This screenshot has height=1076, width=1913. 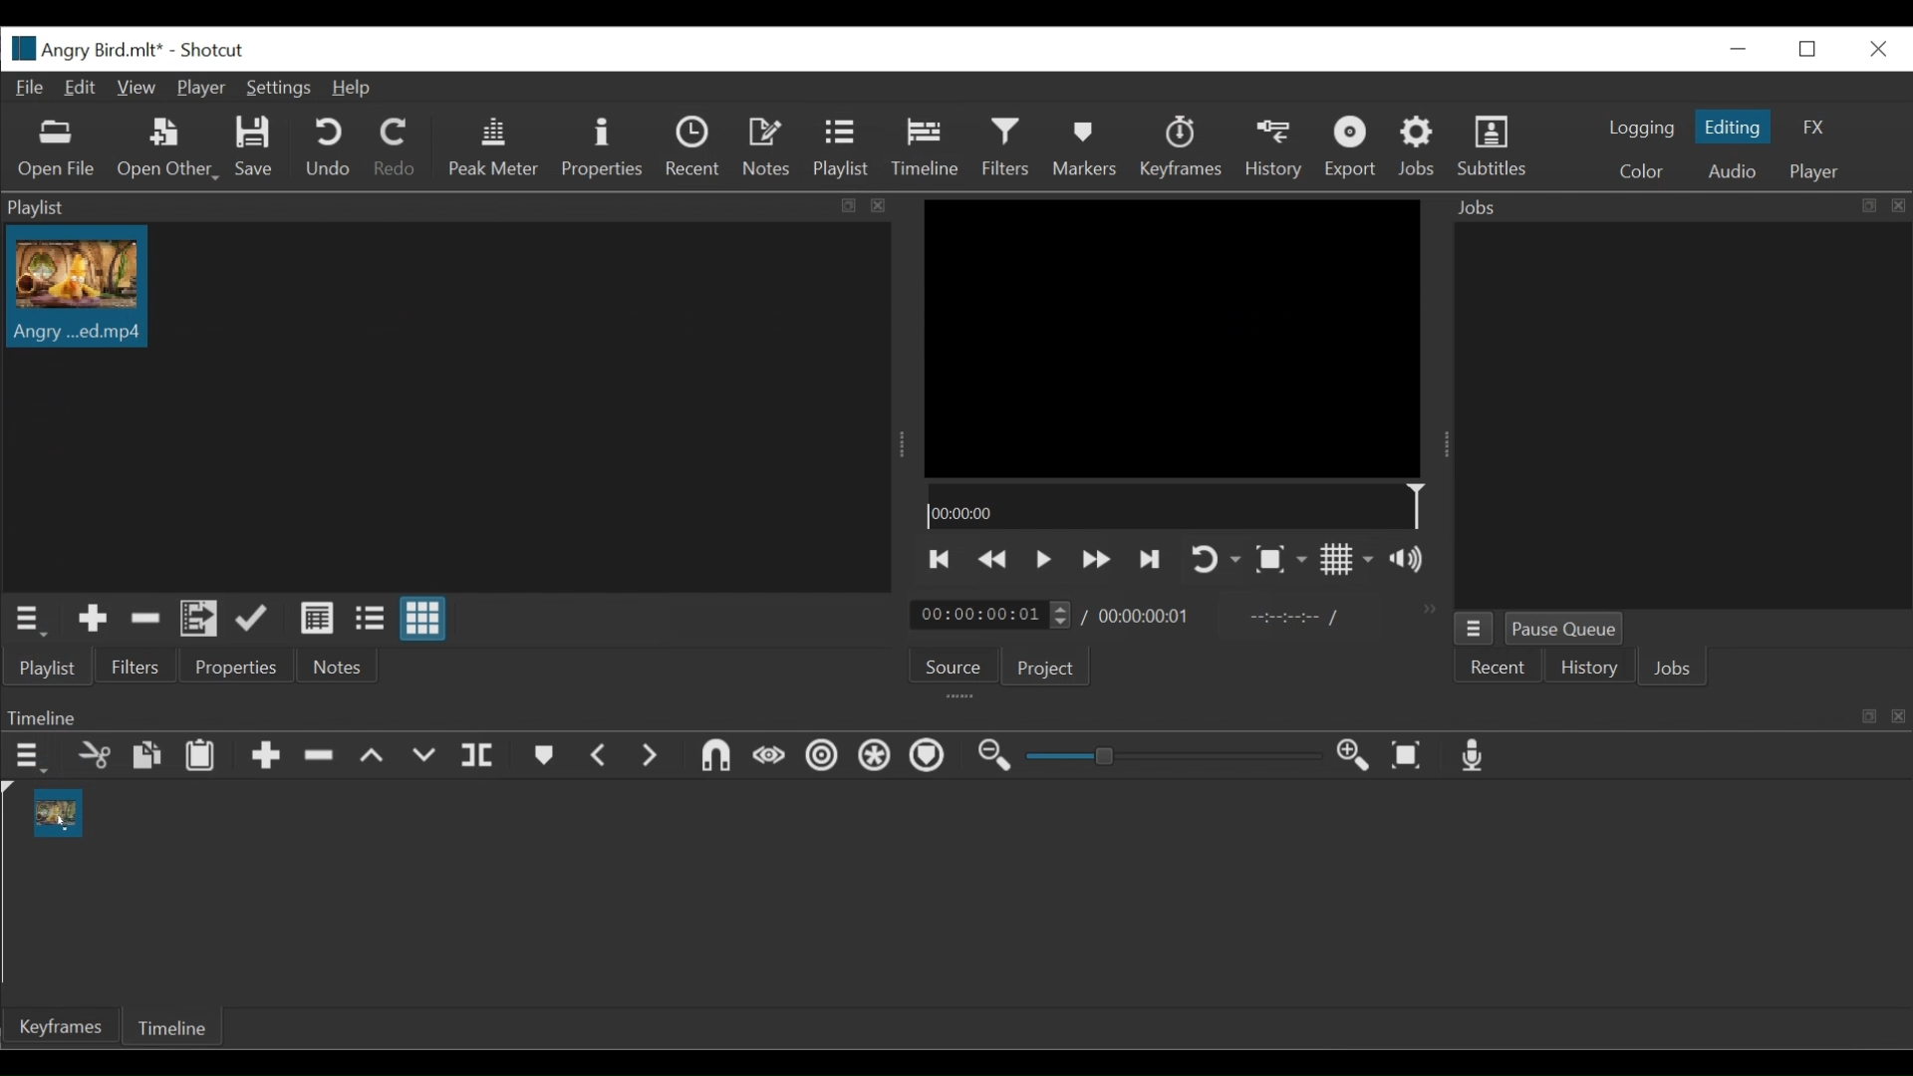 I want to click on Notes, so click(x=766, y=146).